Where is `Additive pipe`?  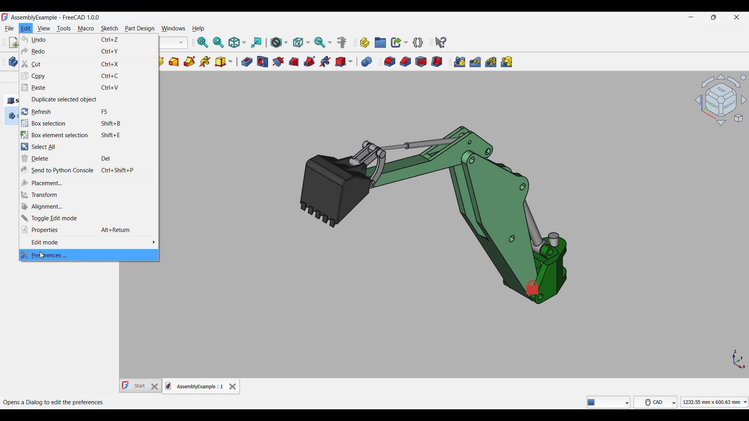
Additive pipe is located at coordinates (189, 62).